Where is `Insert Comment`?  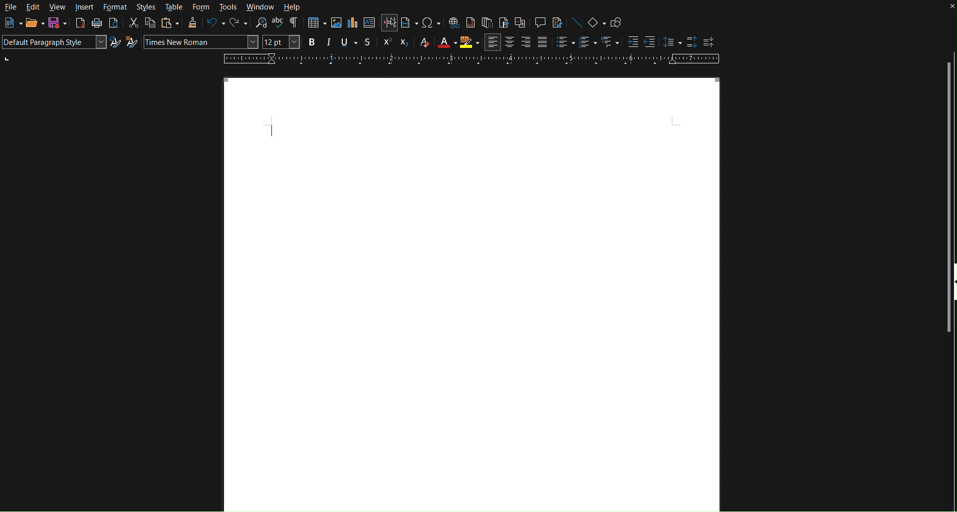
Insert Comment is located at coordinates (539, 22).